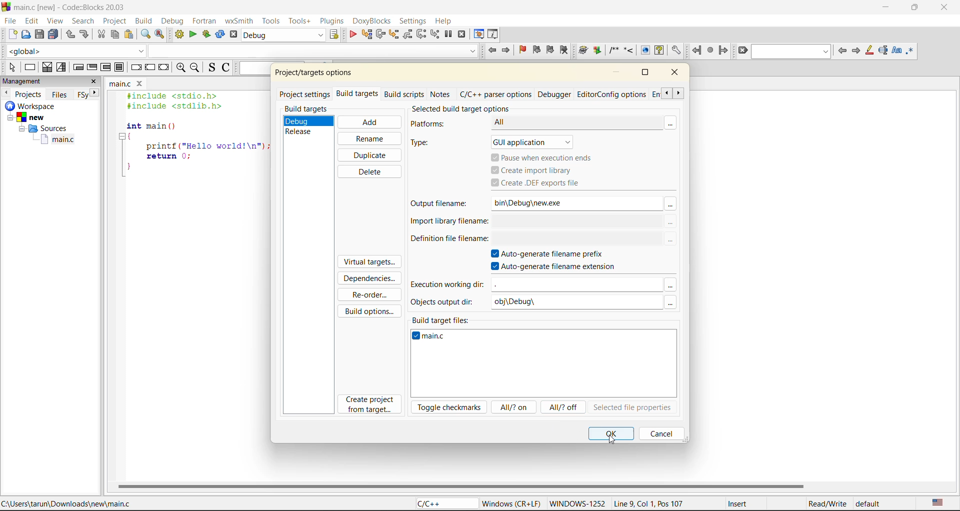  I want to click on default, so click(870, 503).